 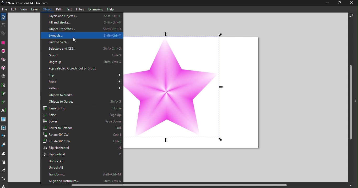 I want to click on Lower to bottom, so click(x=81, y=128).